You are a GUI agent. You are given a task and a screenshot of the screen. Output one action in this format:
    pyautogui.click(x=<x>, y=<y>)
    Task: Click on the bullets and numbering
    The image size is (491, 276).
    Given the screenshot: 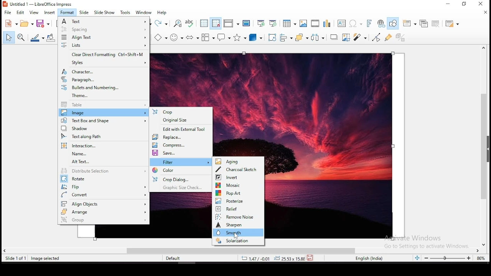 What is the action you would take?
    pyautogui.click(x=104, y=88)
    